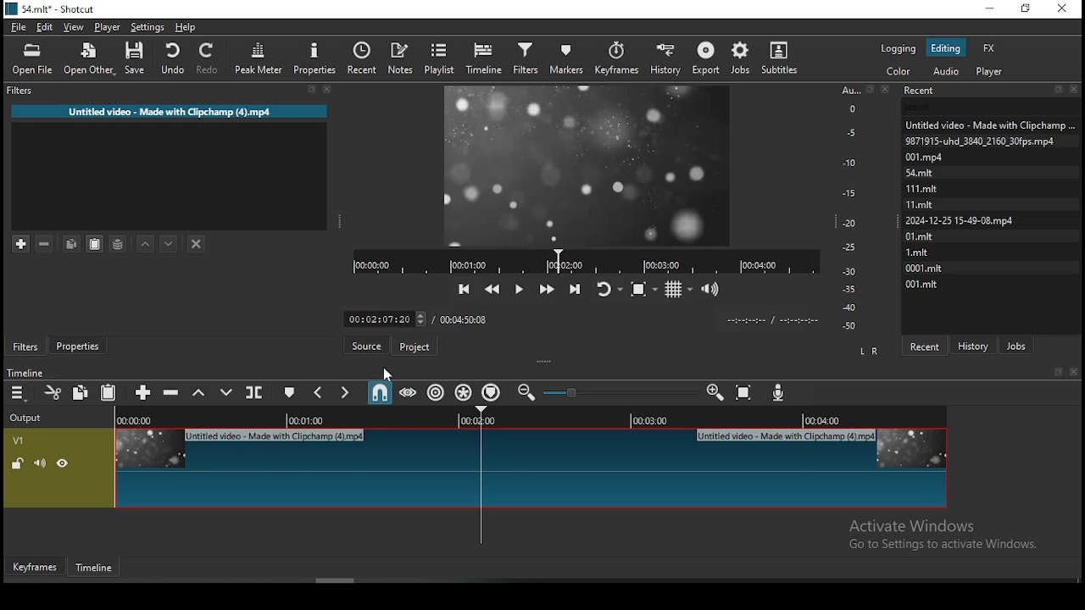 The image size is (1085, 610). What do you see at coordinates (368, 347) in the screenshot?
I see `source` at bounding box center [368, 347].